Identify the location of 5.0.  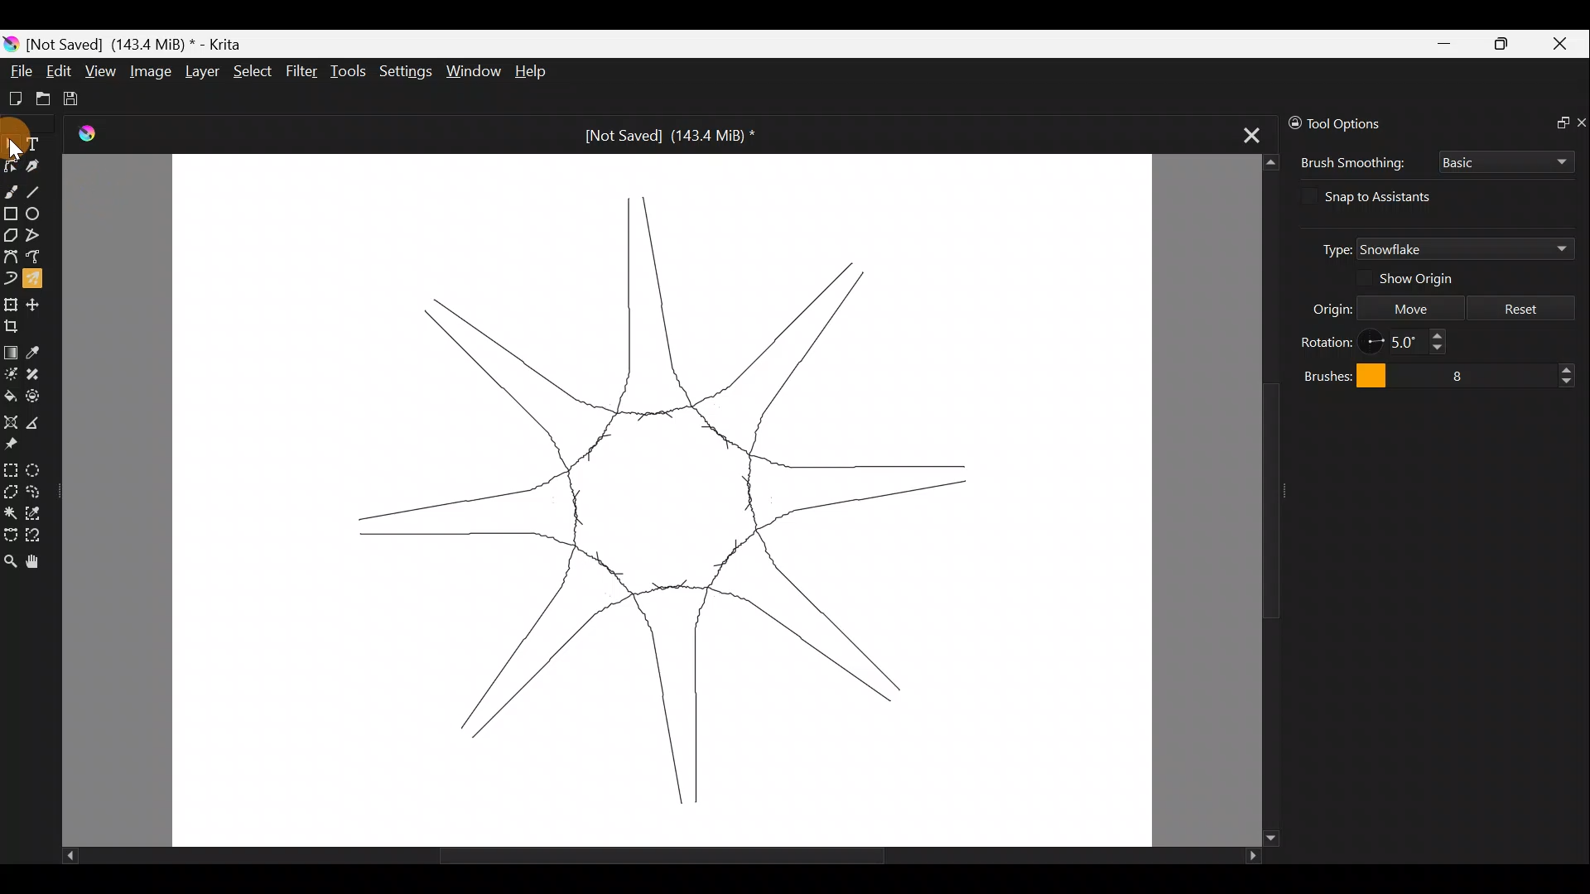
(1411, 342).